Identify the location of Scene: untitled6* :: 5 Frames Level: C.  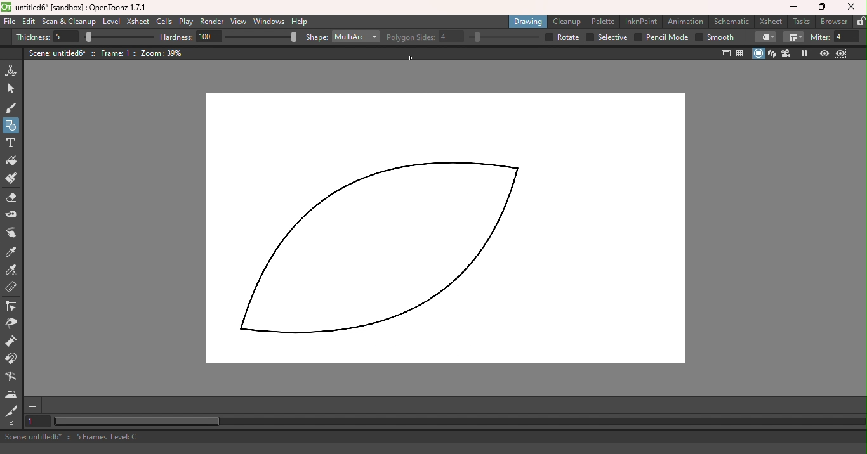
(432, 436).